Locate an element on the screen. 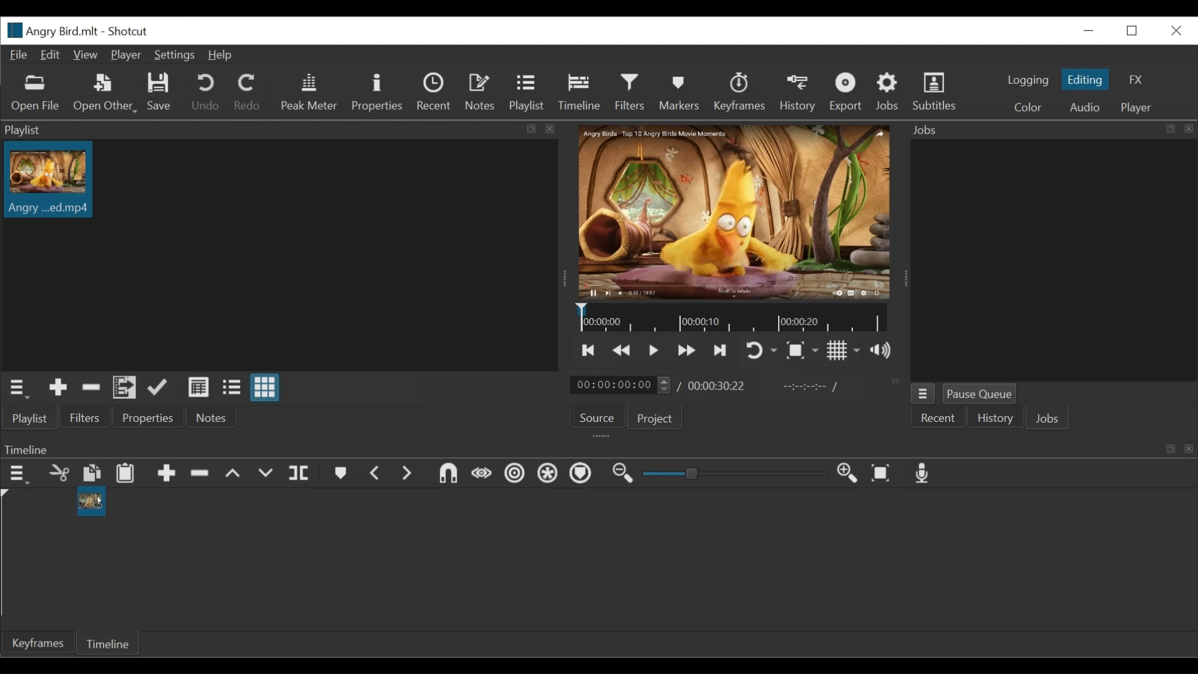 The height and width of the screenshot is (674, 1198). Jobs Panel is located at coordinates (1053, 260).